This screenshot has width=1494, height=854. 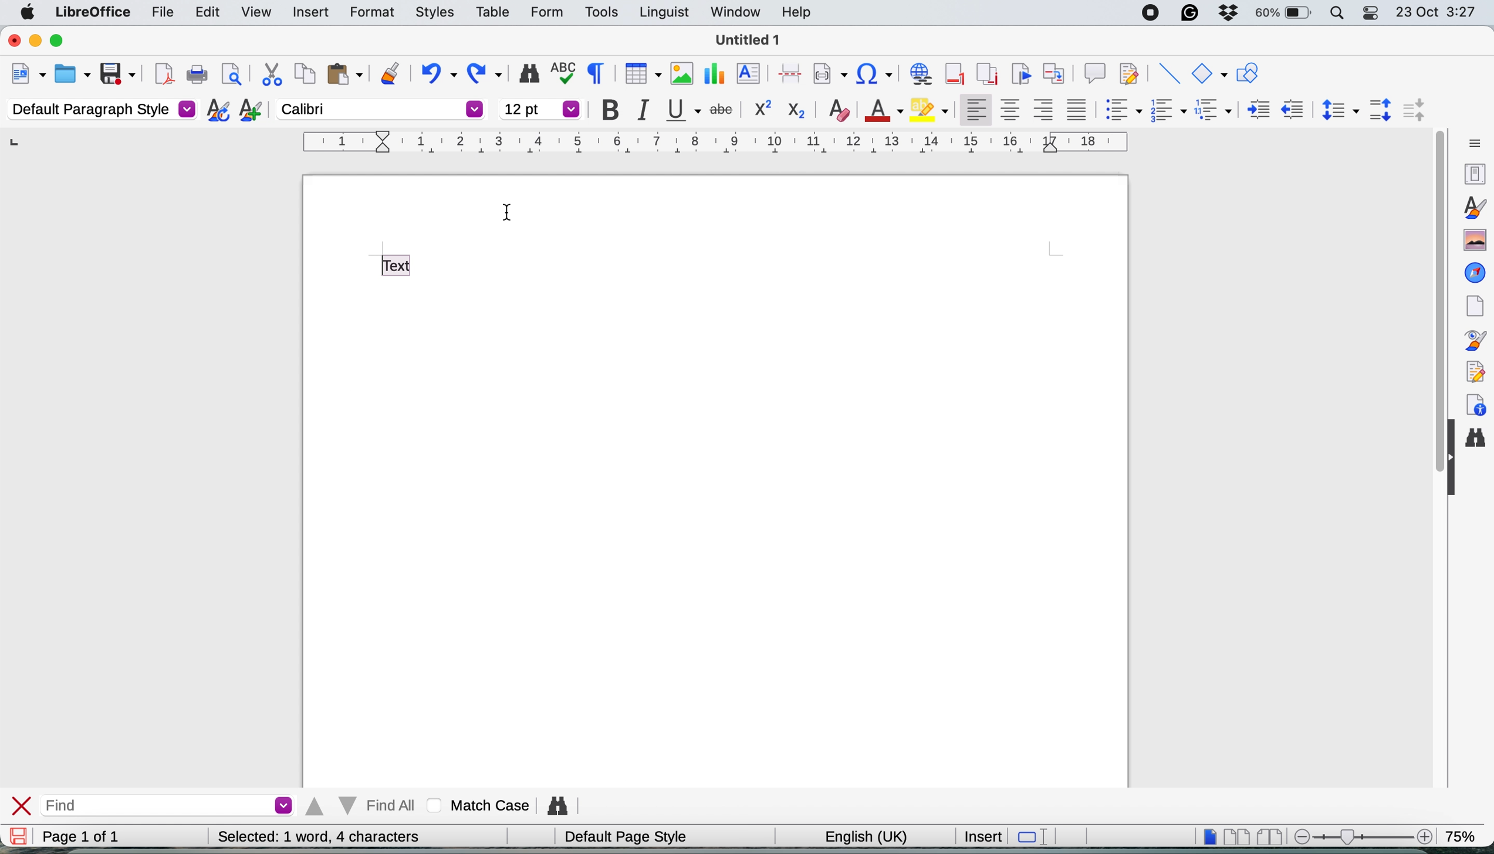 I want to click on insert table, so click(x=640, y=74).